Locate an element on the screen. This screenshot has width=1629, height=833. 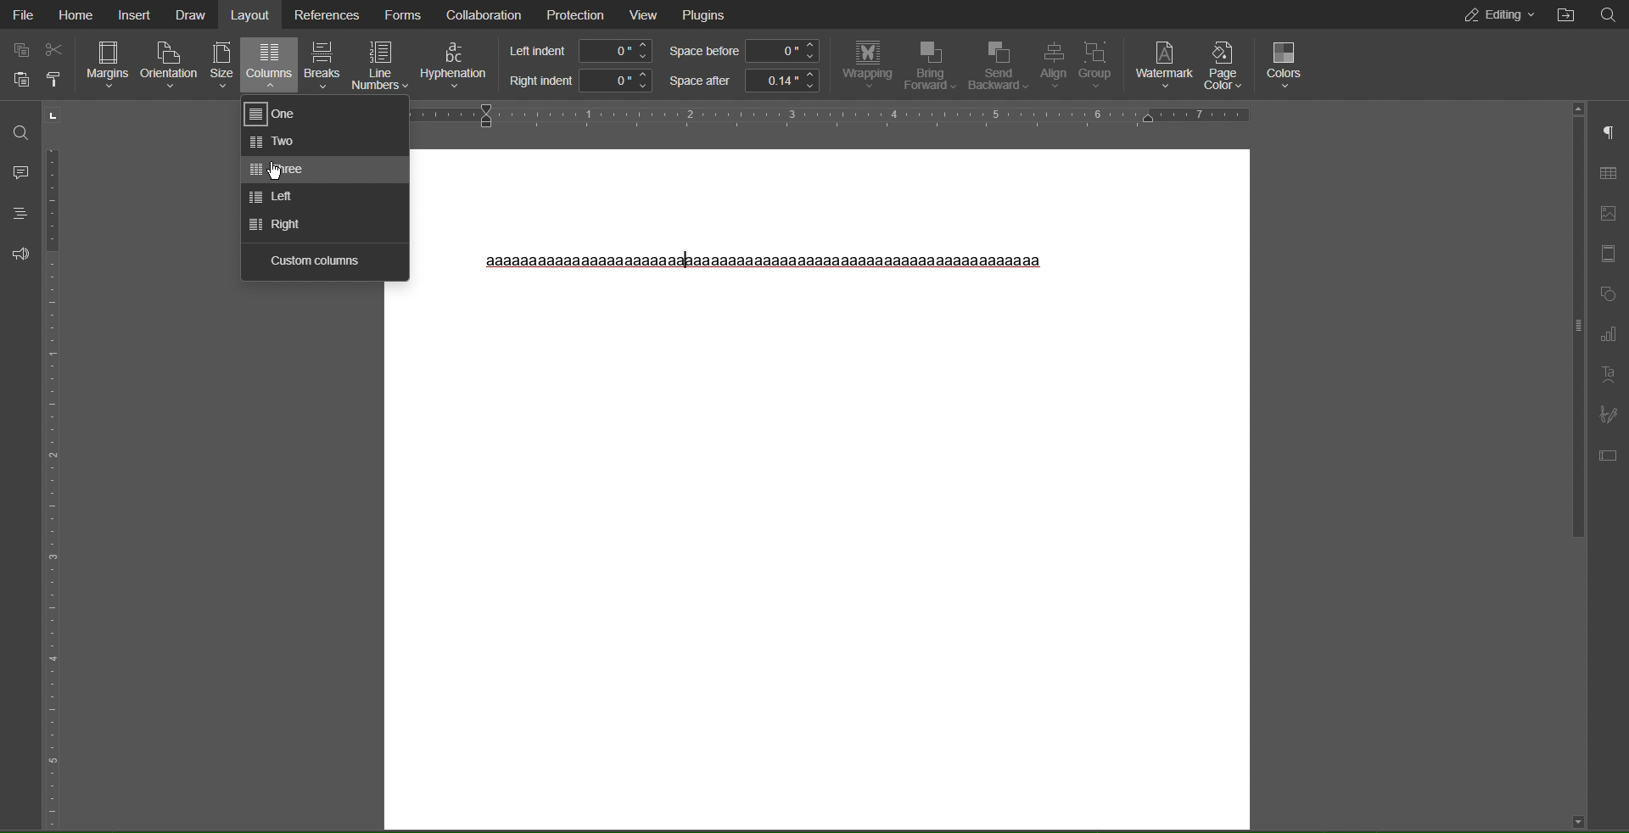
Spaces Before is located at coordinates (744, 52).